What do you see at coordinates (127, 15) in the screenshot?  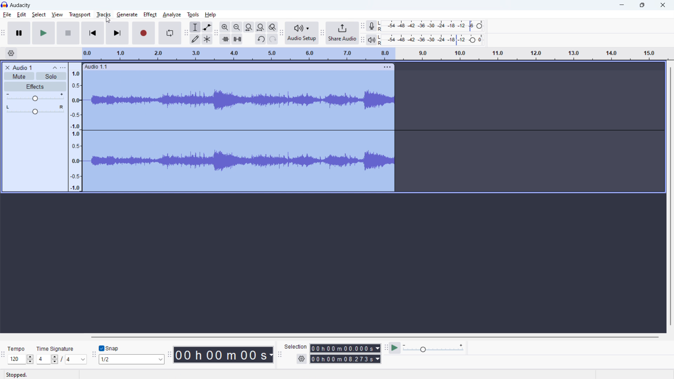 I see `generate` at bounding box center [127, 15].